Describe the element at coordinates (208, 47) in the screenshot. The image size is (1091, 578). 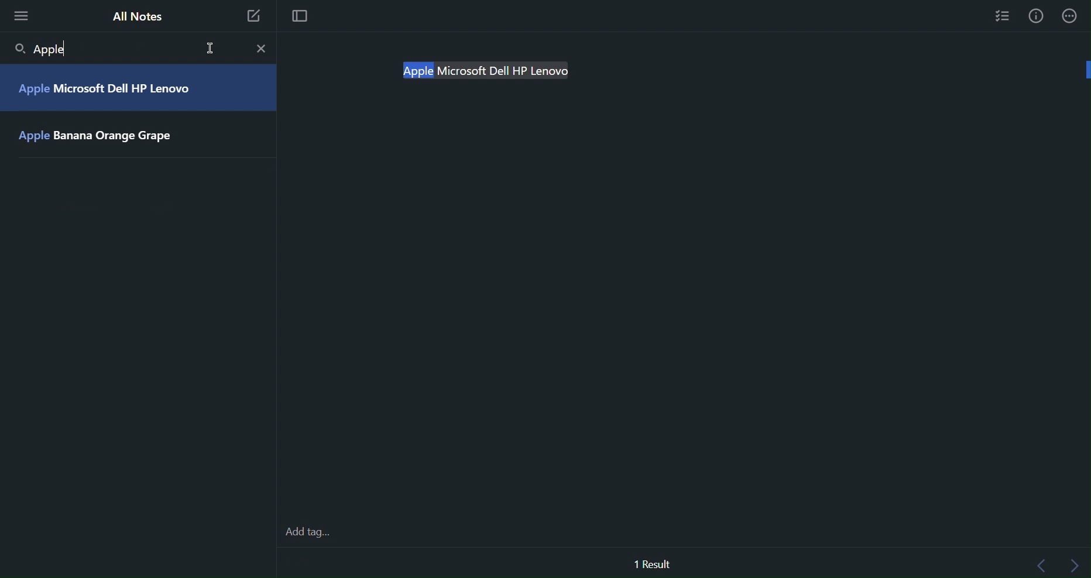
I see `Cursor` at that location.